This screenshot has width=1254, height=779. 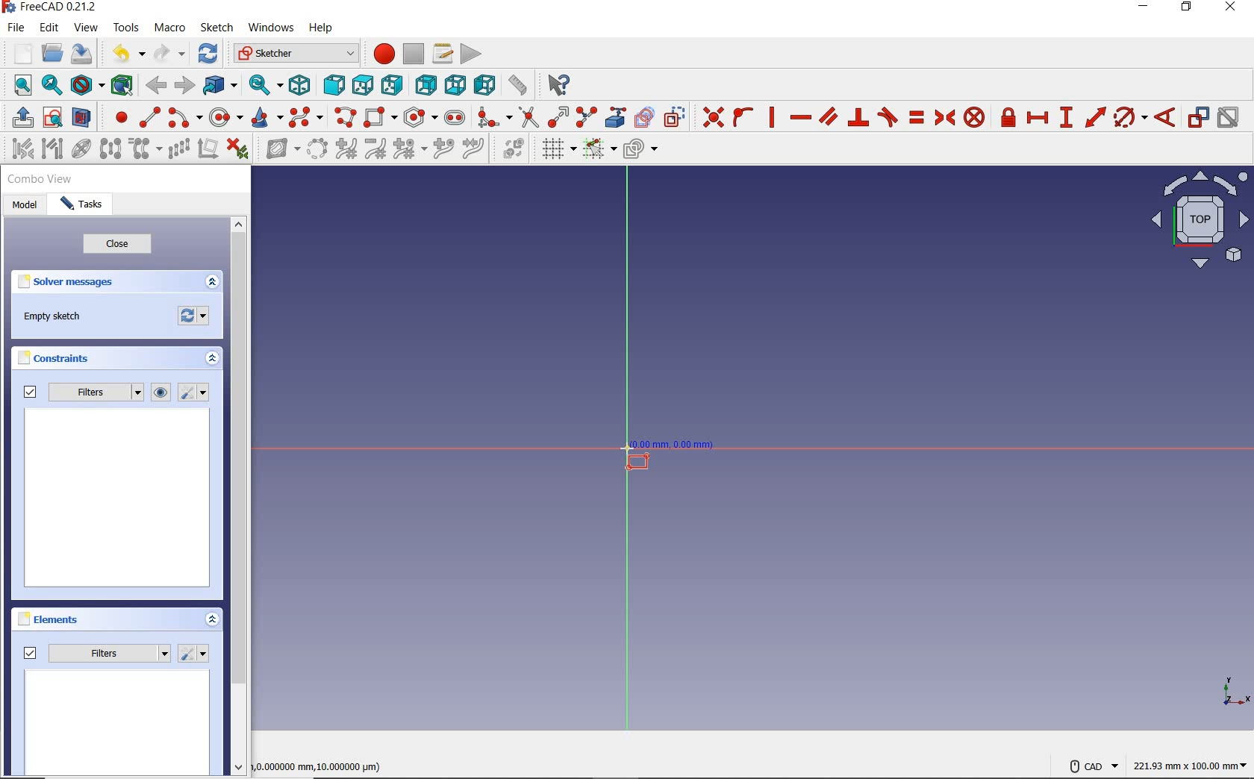 I want to click on sketch, so click(x=218, y=28).